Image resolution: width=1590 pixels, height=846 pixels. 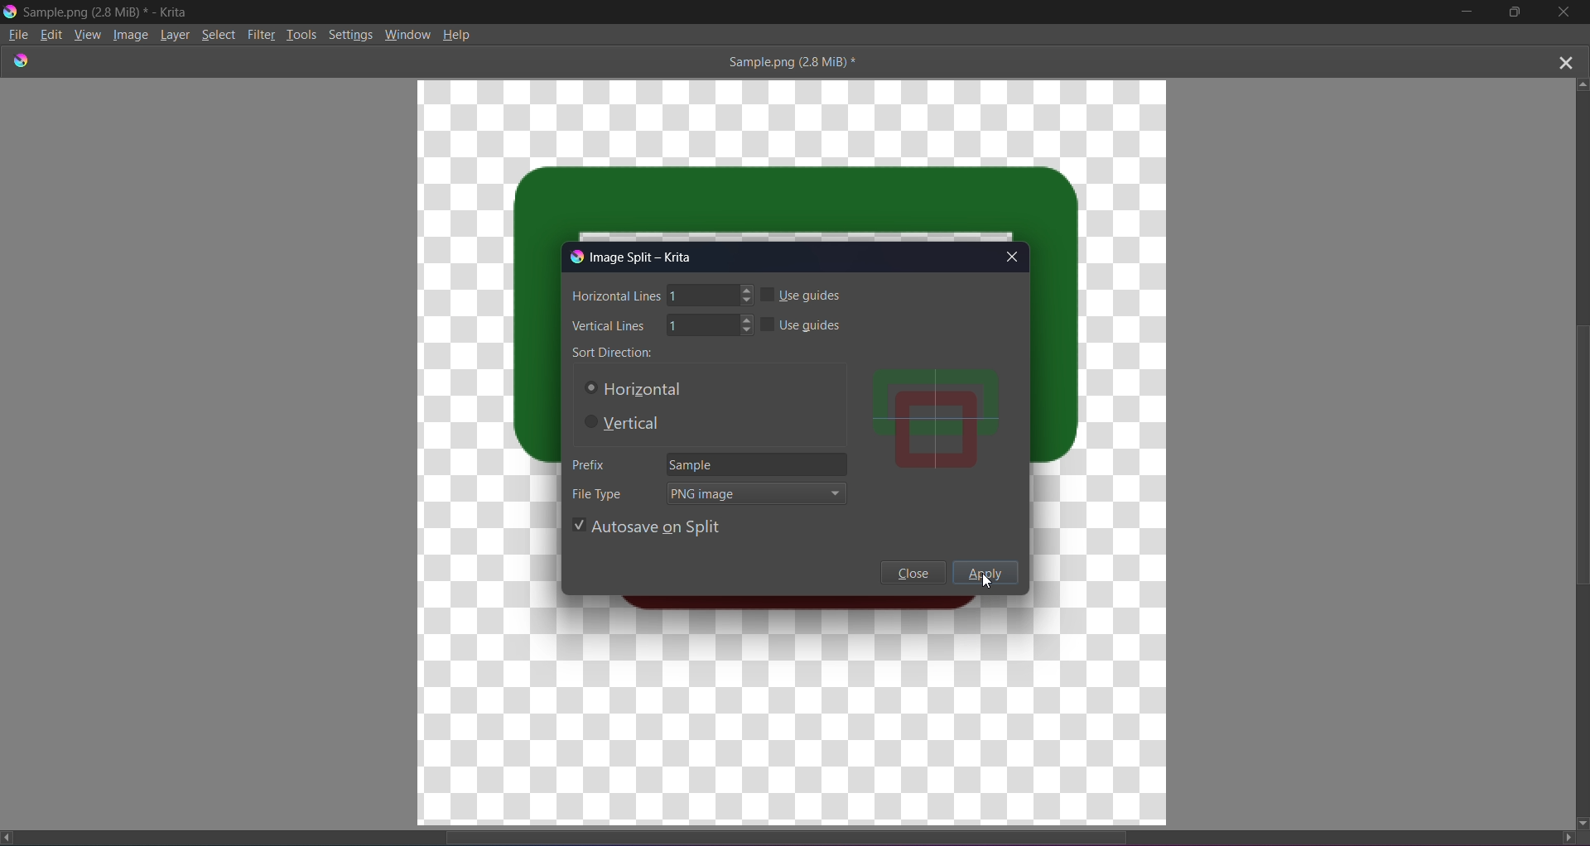 What do you see at coordinates (108, 12) in the screenshot?
I see `Sample.png (2.8MB)* - Krita` at bounding box center [108, 12].